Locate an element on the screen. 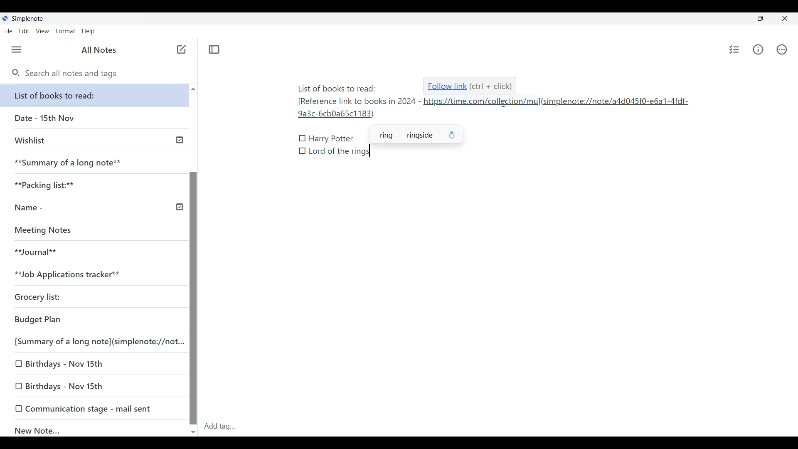 The height and width of the screenshot is (449, 798). Minimize is located at coordinates (734, 17).